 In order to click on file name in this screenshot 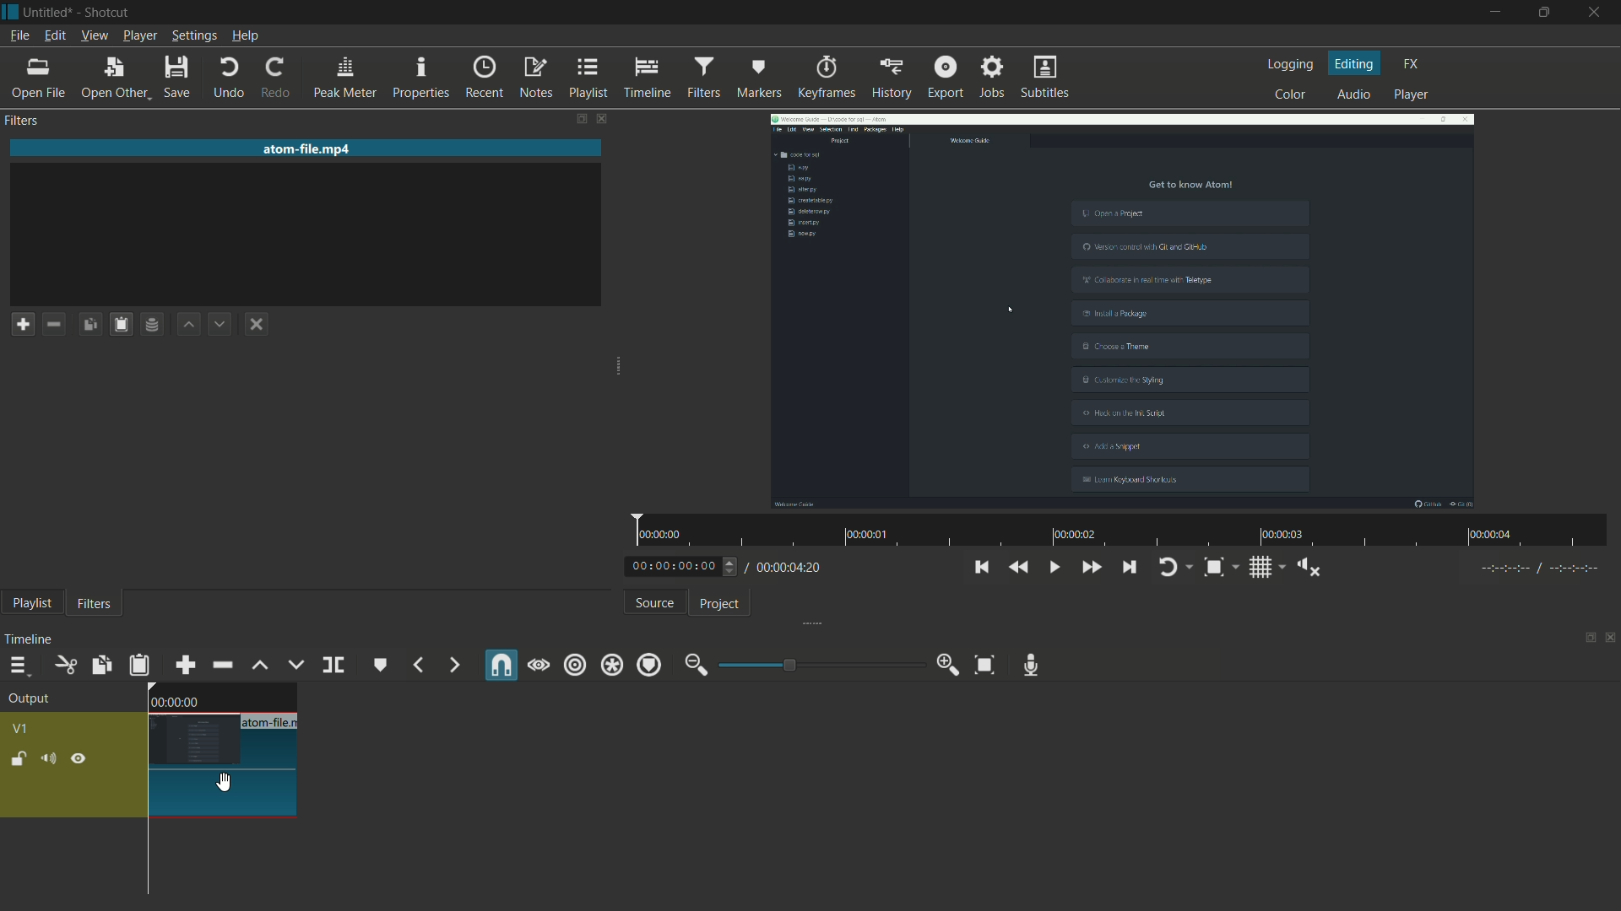, I will do `click(310, 149)`.